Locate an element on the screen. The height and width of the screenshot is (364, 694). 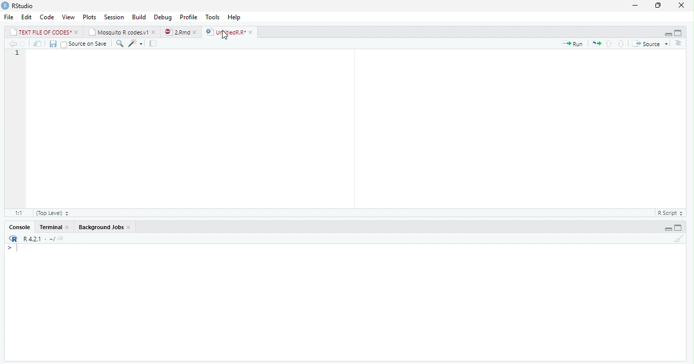
Debug is located at coordinates (163, 17).